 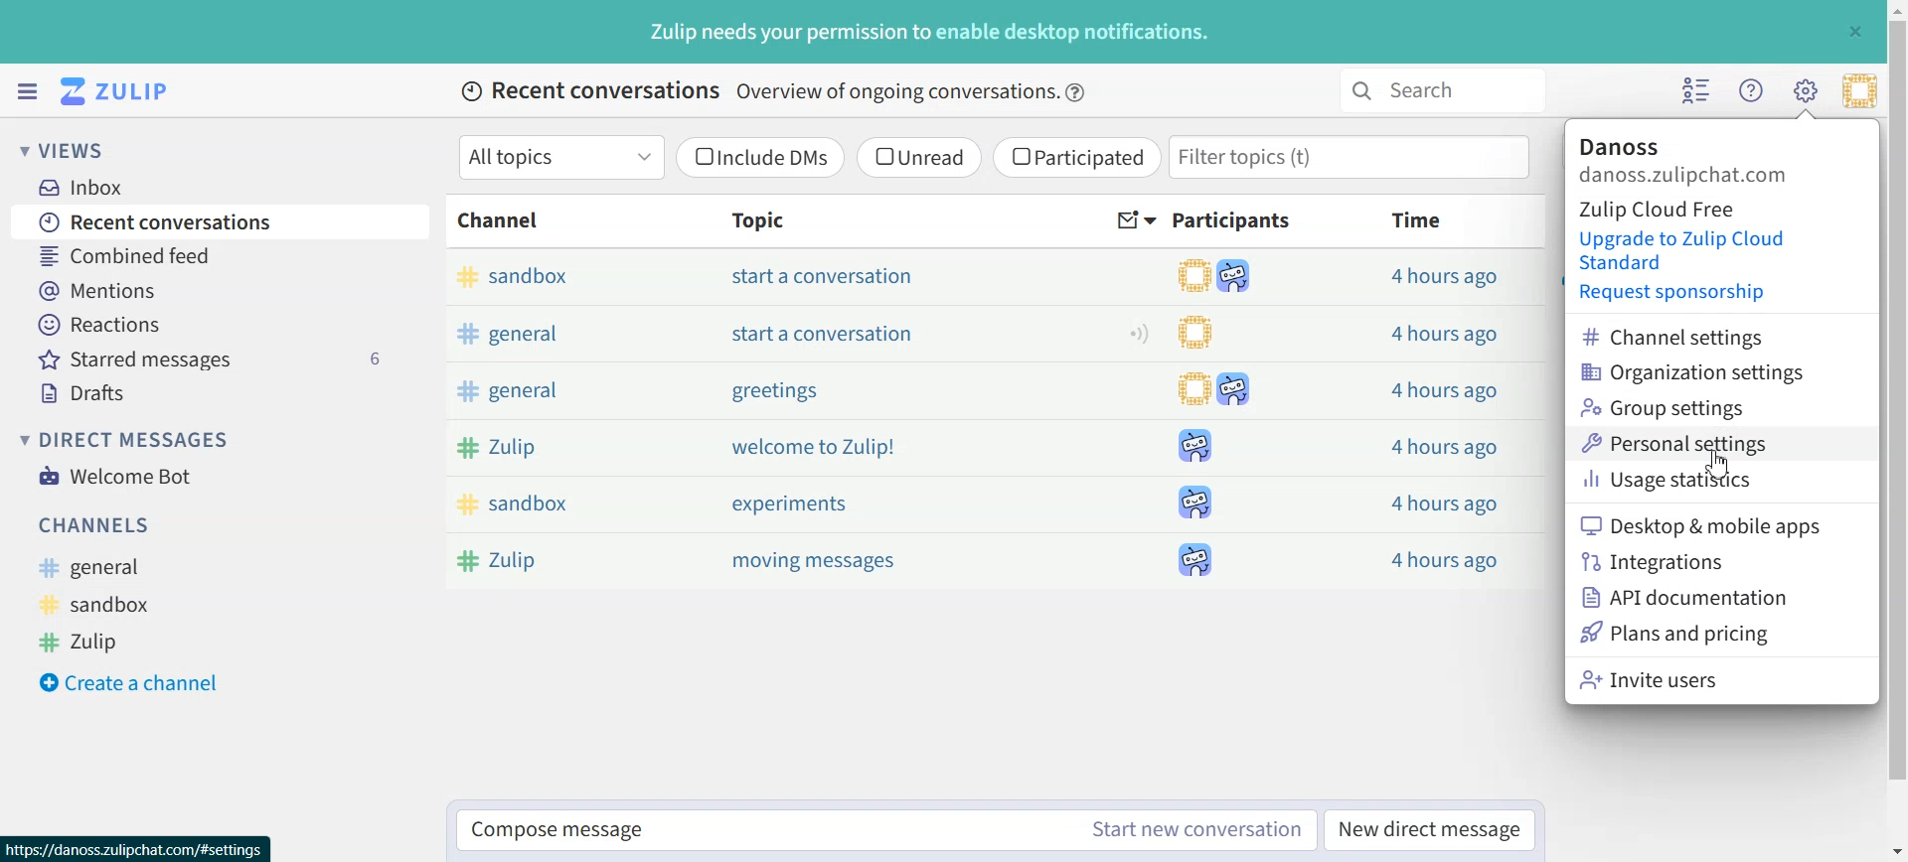 I want to click on experiments, so click(x=789, y=503).